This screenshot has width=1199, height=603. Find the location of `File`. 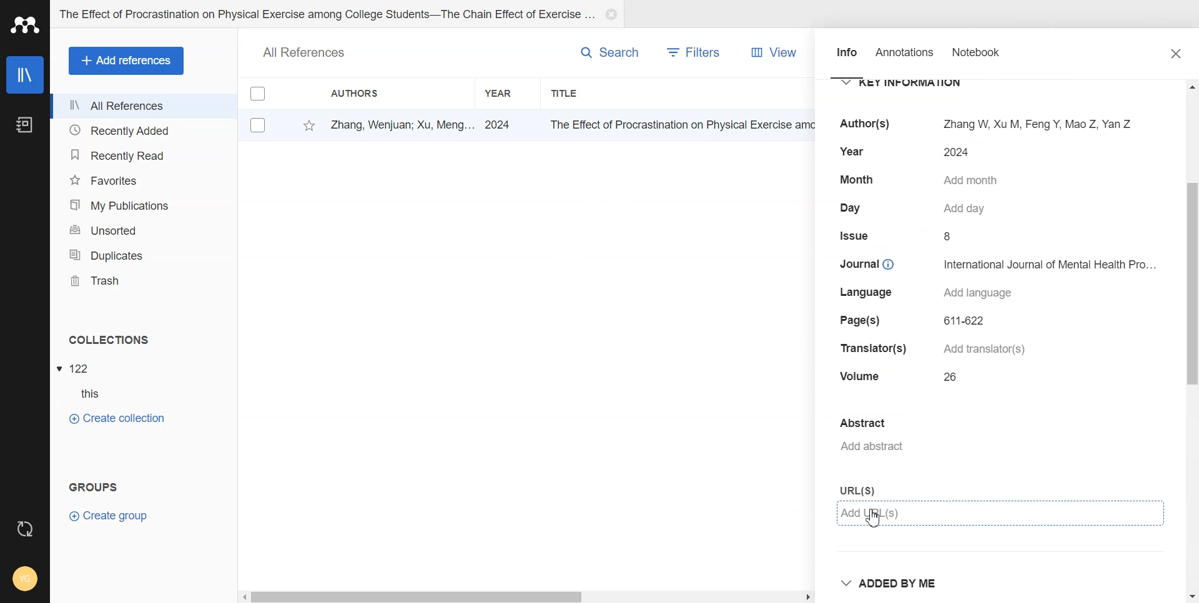

File is located at coordinates (77, 368).